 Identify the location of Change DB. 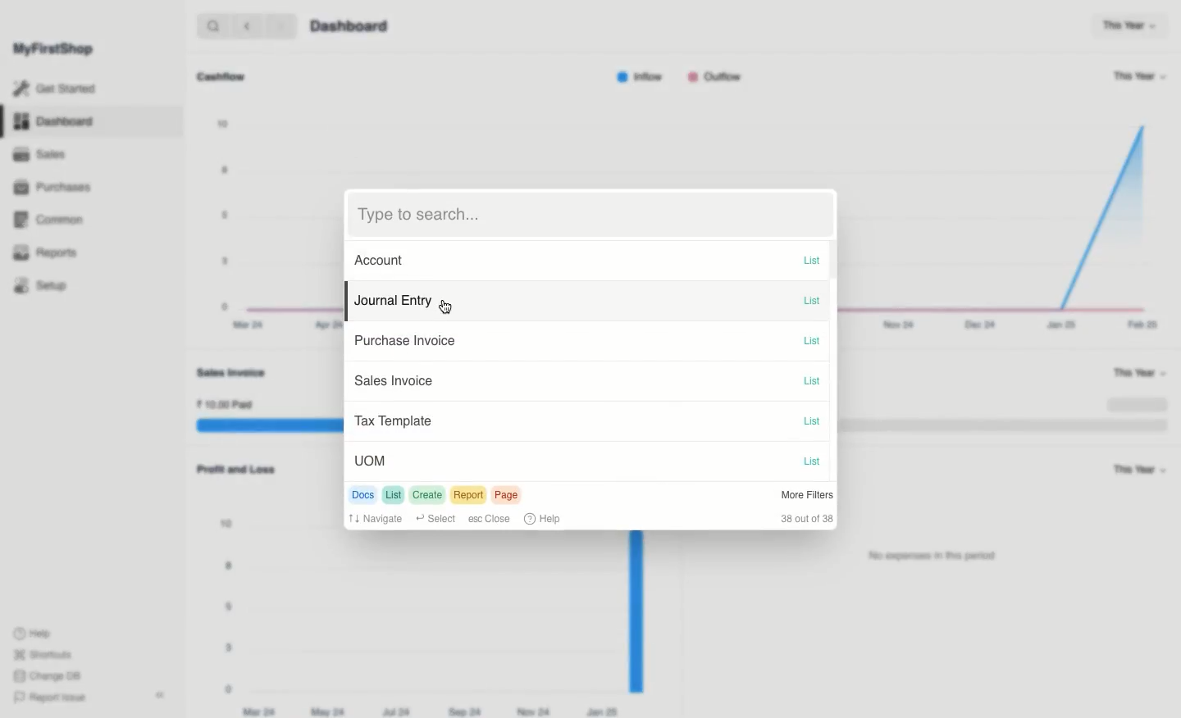
(48, 677).